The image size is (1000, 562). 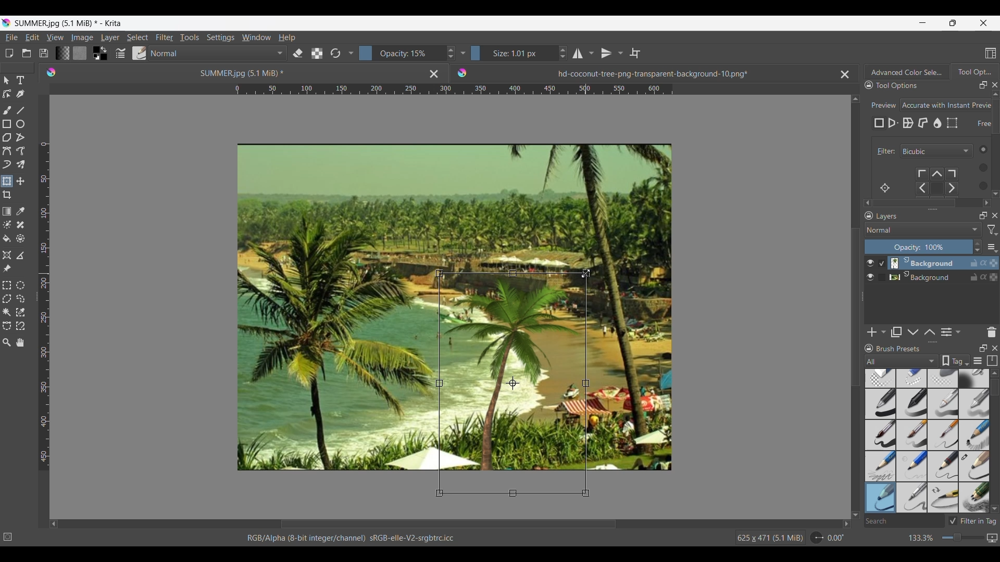 I want to click on Cursor unchanged, left mouse button selected, so click(x=586, y=273).